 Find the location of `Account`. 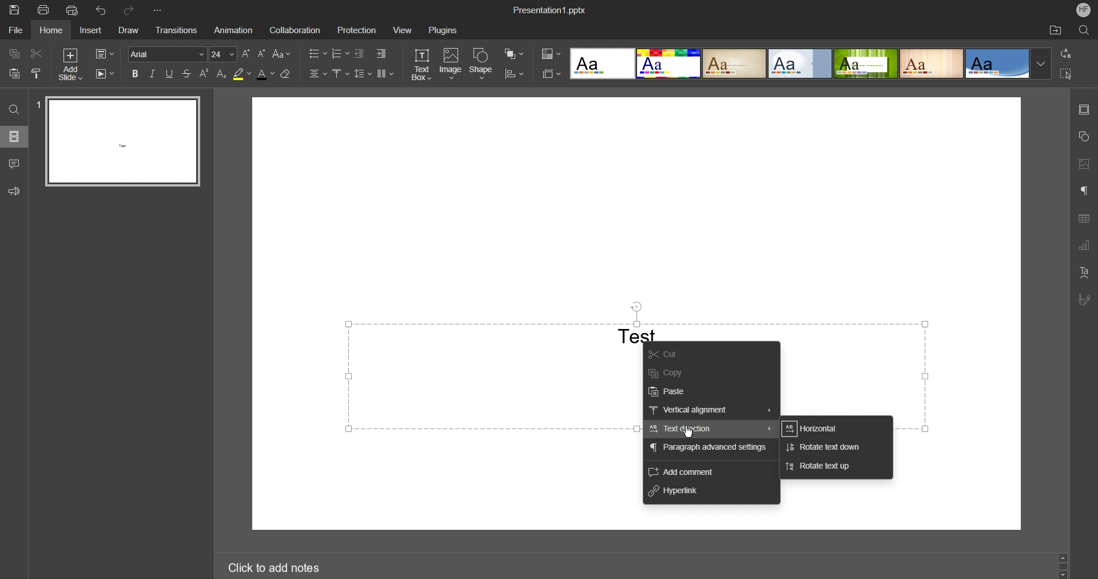

Account is located at coordinates (1083, 11).